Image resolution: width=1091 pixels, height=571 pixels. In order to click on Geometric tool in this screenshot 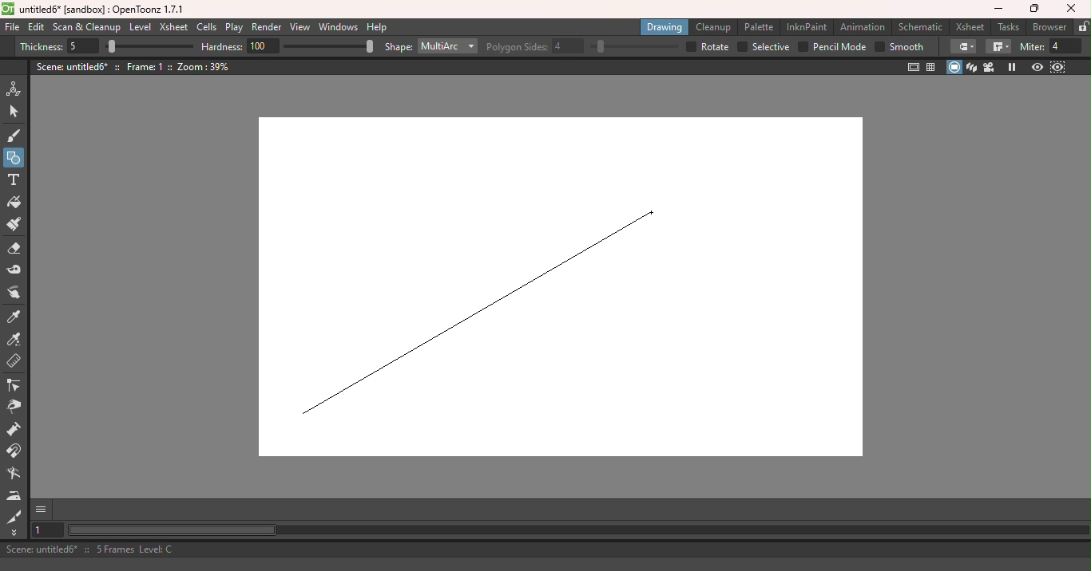, I will do `click(14, 158)`.